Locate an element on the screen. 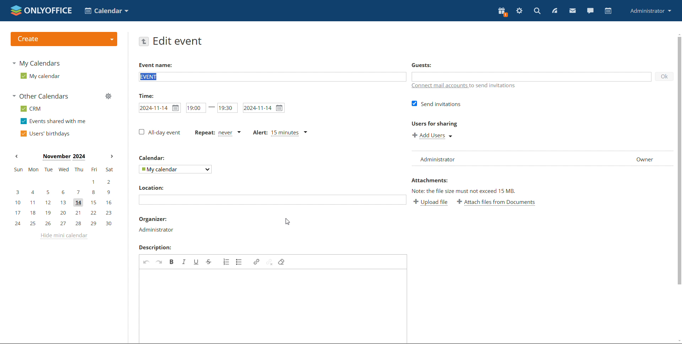 The width and height of the screenshot is (682, 344). time is located at coordinates (149, 96).